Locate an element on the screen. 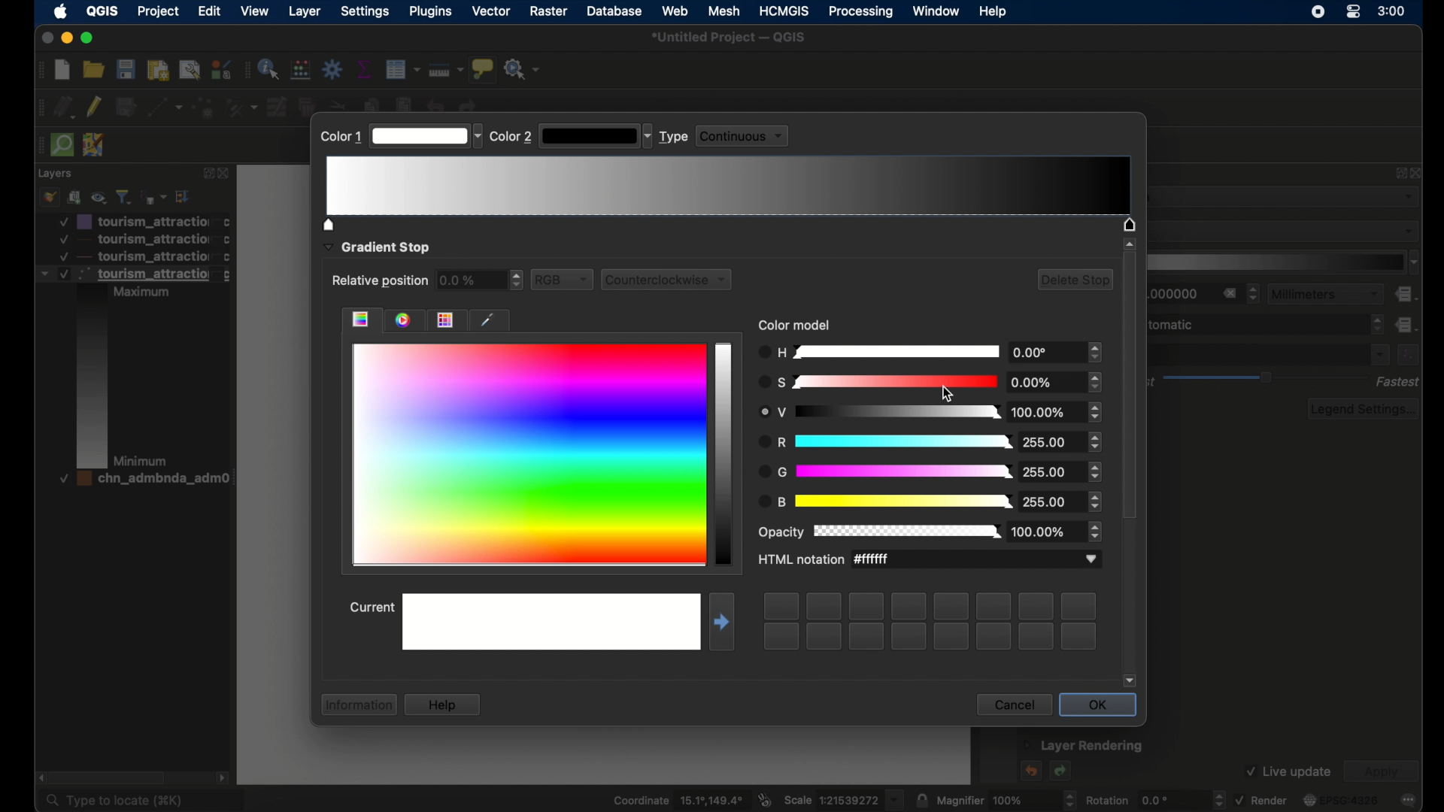 This screenshot has width=1444, height=812. RGB dropdown is located at coordinates (564, 279).